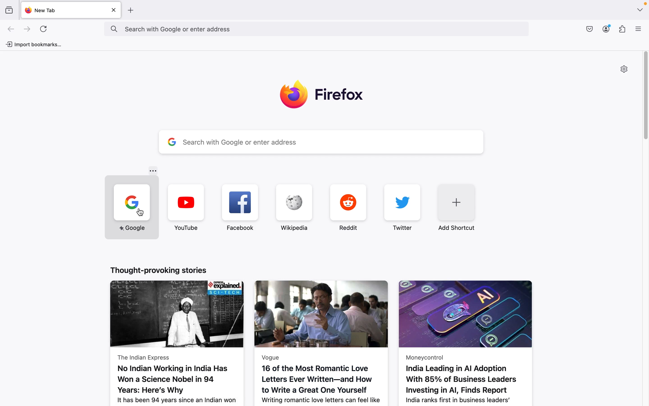 Image resolution: width=649 pixels, height=406 pixels. Describe the element at coordinates (179, 342) in the screenshot. I see `No Indian Working in India Has
Won a Science Nobel in 94
Years: Here's Why` at that location.